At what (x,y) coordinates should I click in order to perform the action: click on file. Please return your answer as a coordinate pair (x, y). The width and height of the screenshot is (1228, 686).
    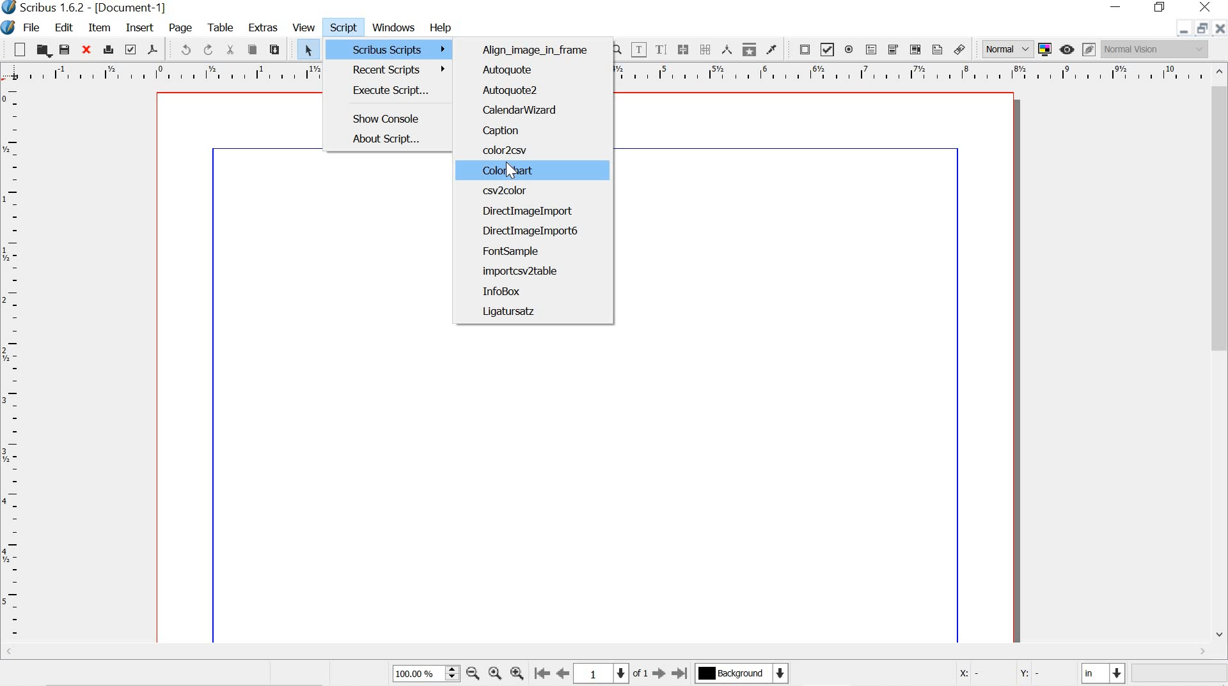
    Looking at the image, I should click on (33, 29).